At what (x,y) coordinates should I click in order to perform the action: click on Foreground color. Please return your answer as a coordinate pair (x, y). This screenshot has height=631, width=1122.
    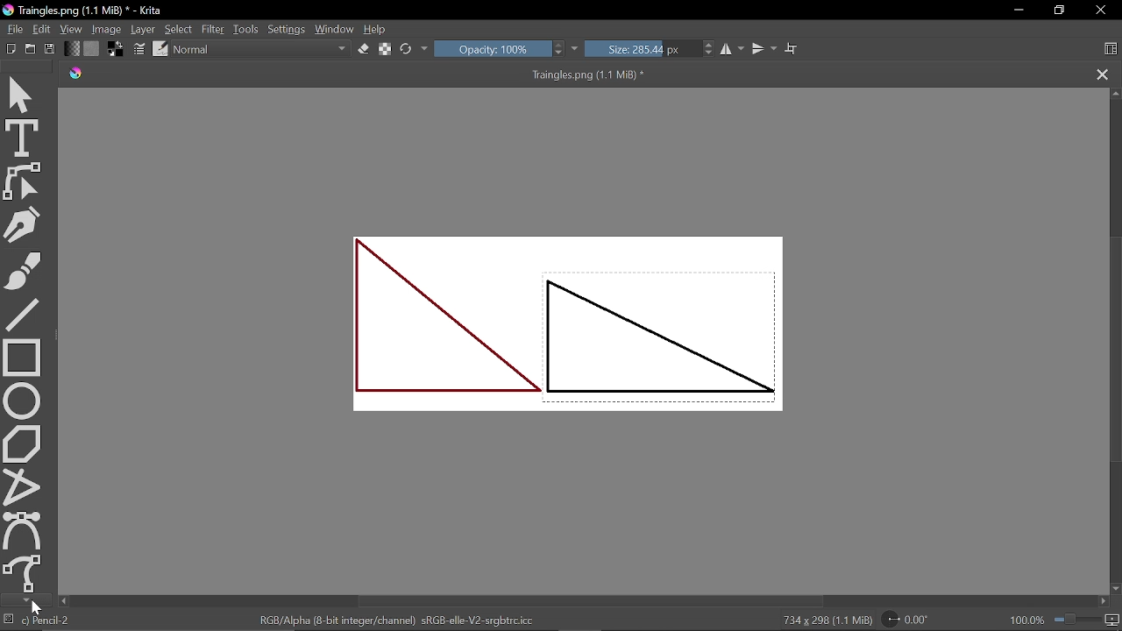
    Looking at the image, I should click on (117, 48).